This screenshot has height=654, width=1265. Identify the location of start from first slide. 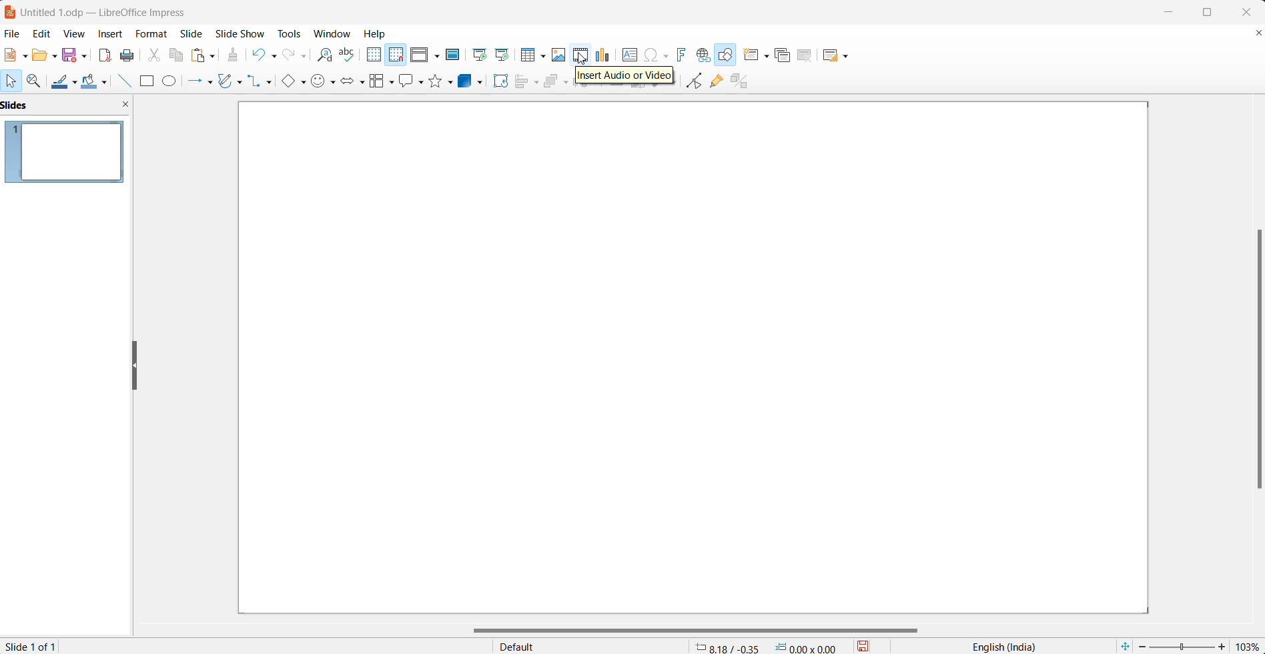
(480, 55).